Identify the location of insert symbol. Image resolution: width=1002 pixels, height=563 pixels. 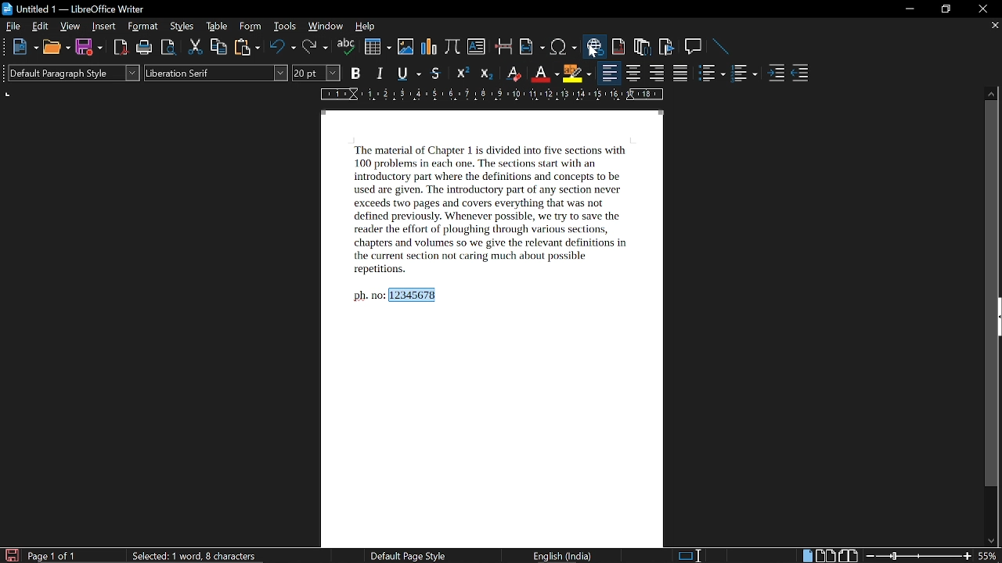
(562, 47).